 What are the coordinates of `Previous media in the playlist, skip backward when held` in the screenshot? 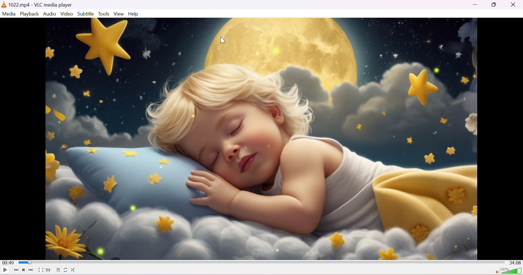 It's located at (16, 270).